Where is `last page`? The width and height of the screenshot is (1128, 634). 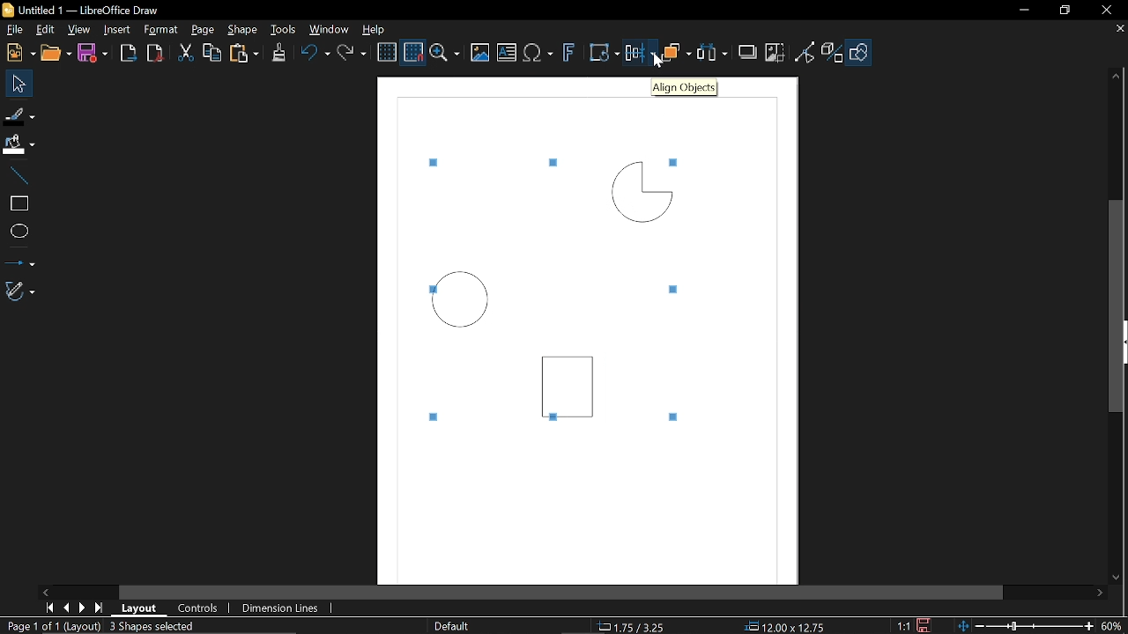 last page is located at coordinates (100, 608).